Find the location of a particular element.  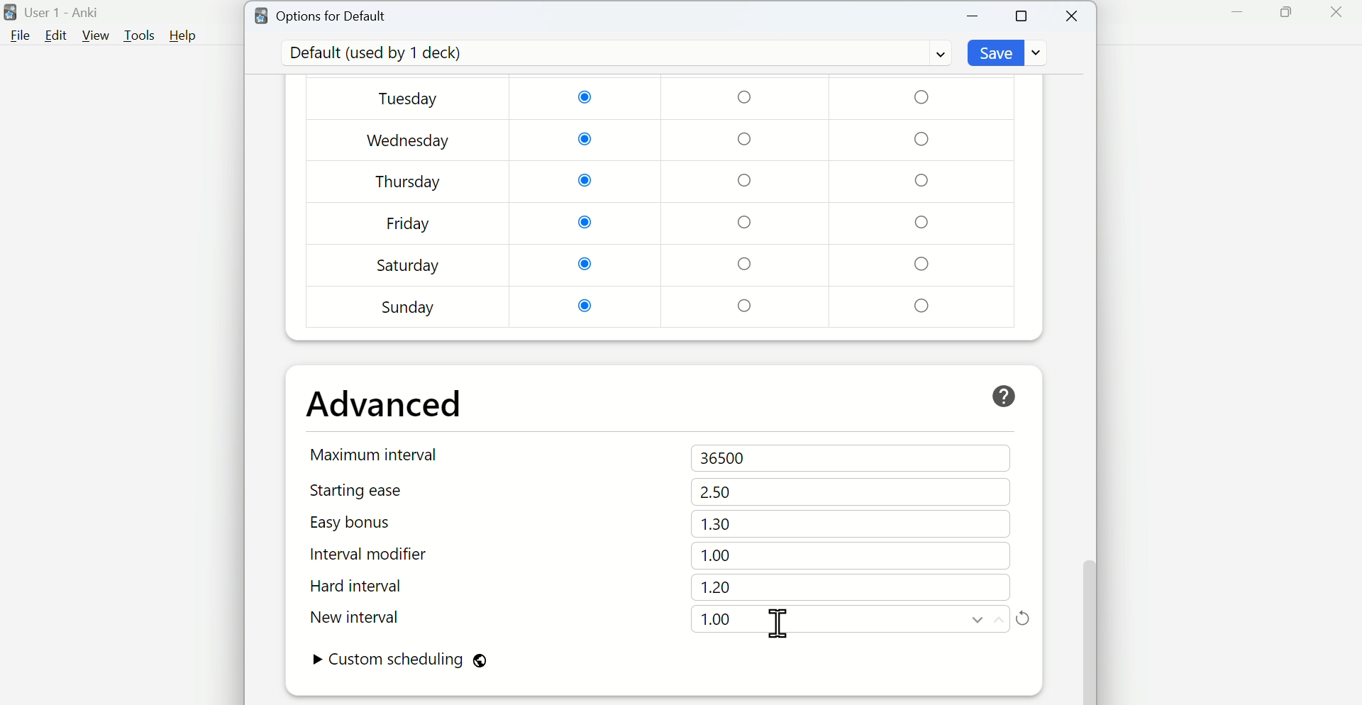

Tuesday is located at coordinates (411, 100).